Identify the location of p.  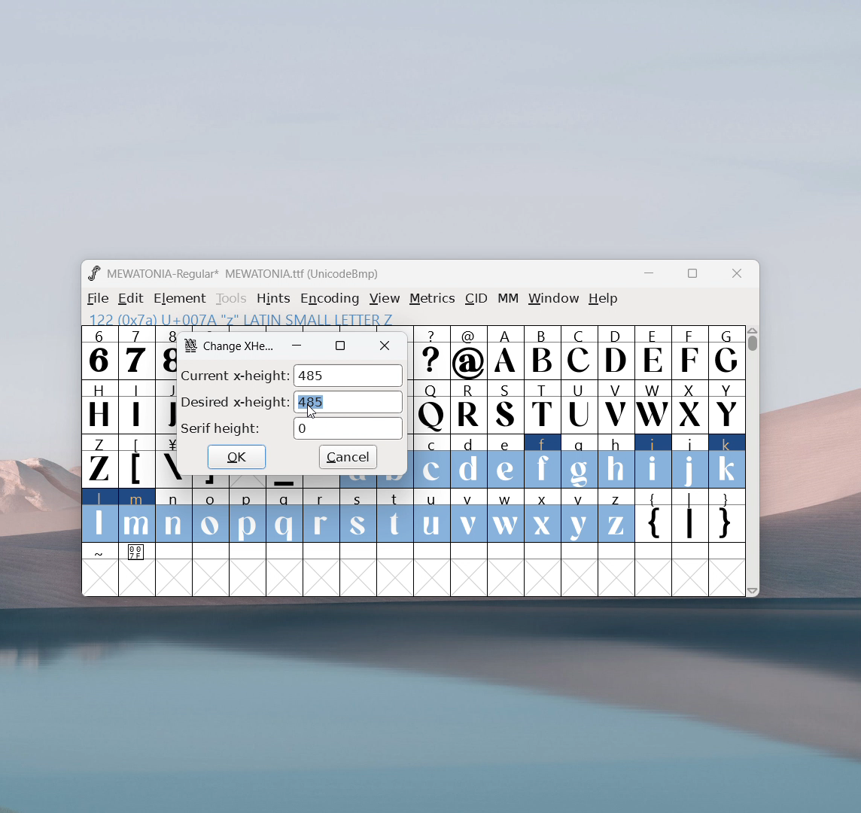
(249, 516).